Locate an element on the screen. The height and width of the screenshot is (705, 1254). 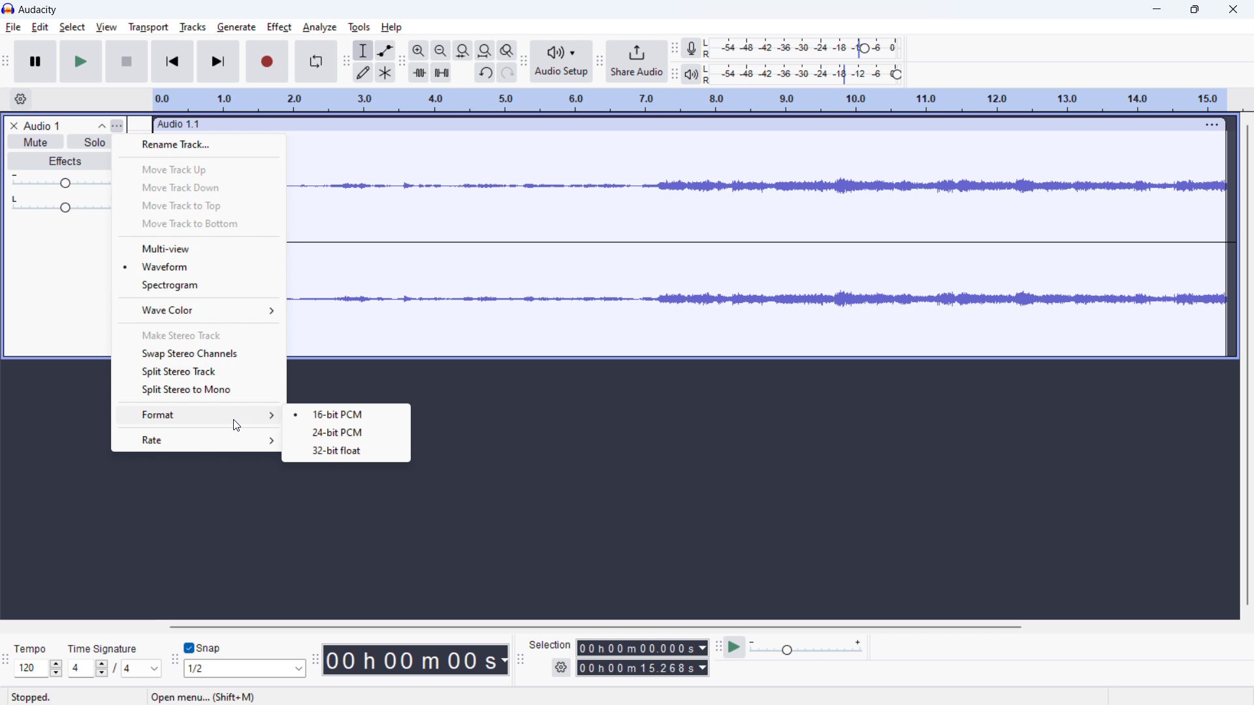
mute is located at coordinates (35, 142).